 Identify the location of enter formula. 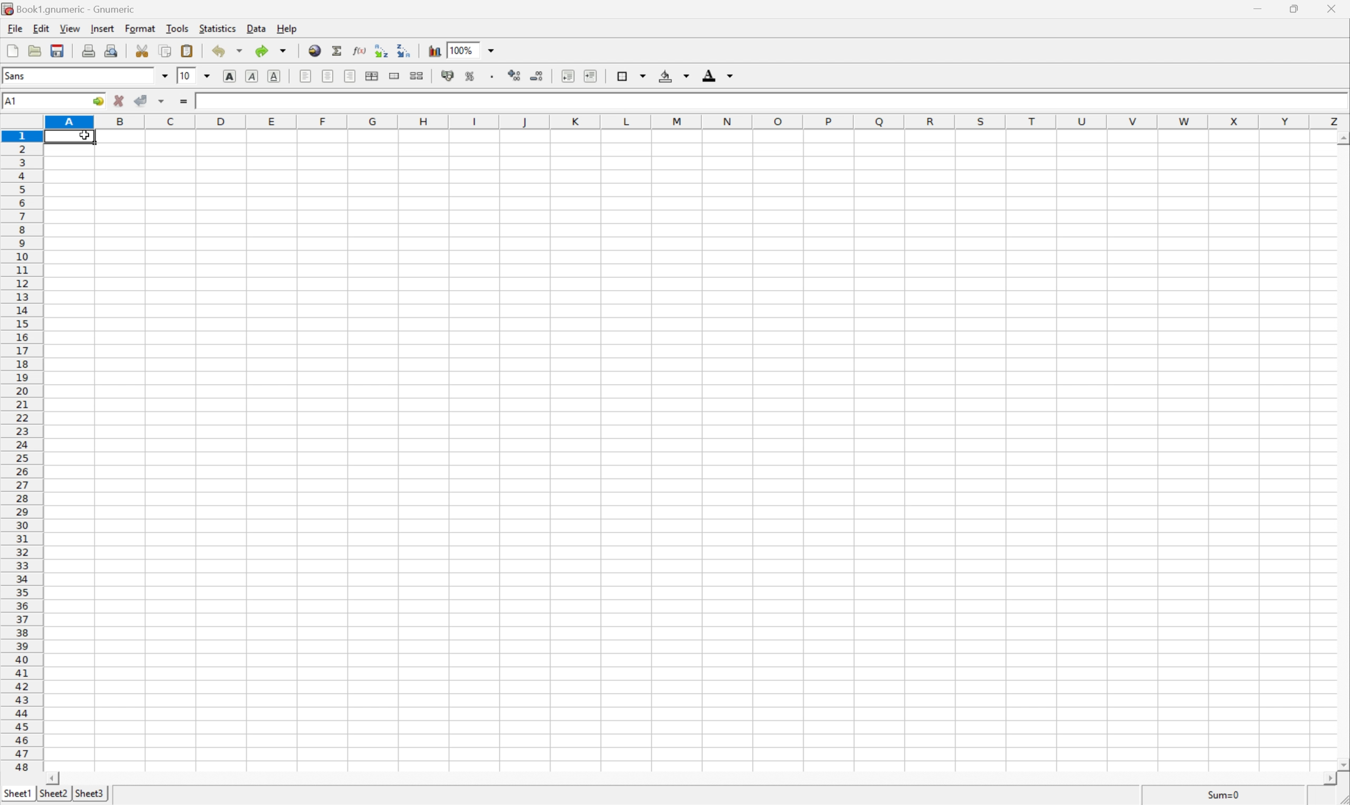
(185, 103).